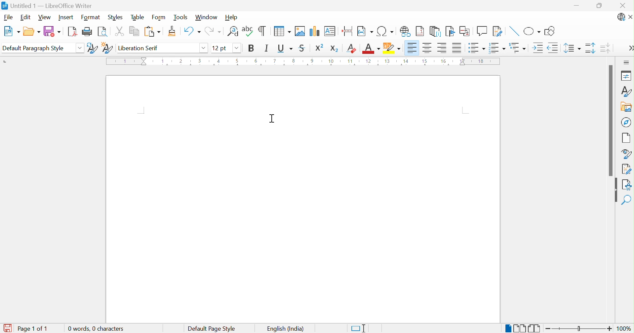  I want to click on Close, so click(630, 17).